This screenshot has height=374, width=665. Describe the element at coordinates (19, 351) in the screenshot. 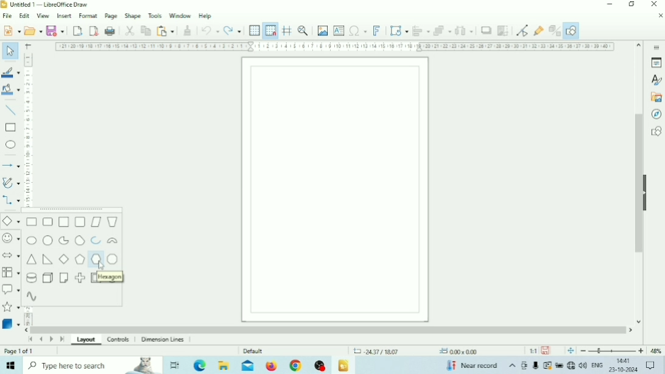

I see `Page number` at that location.